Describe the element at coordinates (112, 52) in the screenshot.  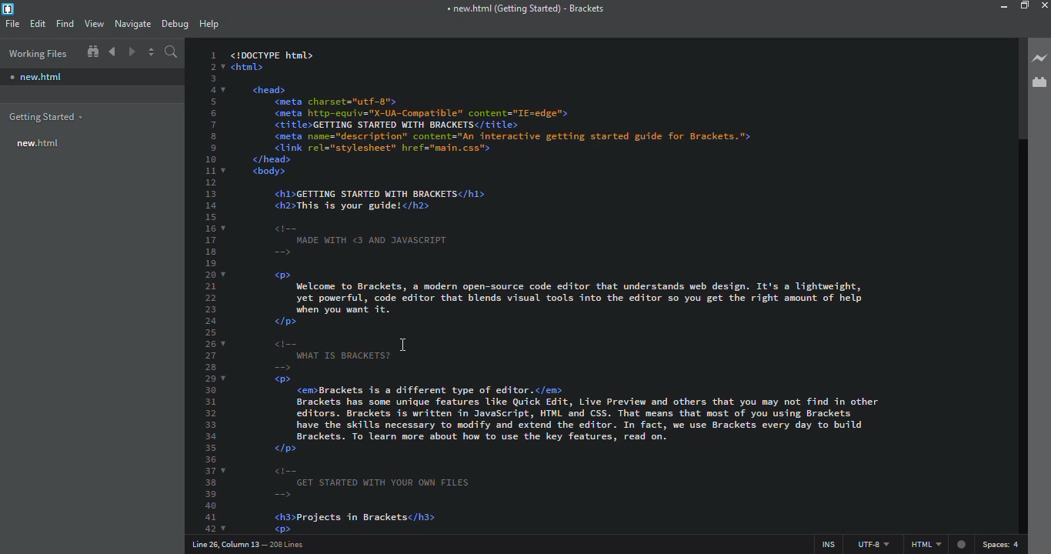
I see `navigate back` at that location.